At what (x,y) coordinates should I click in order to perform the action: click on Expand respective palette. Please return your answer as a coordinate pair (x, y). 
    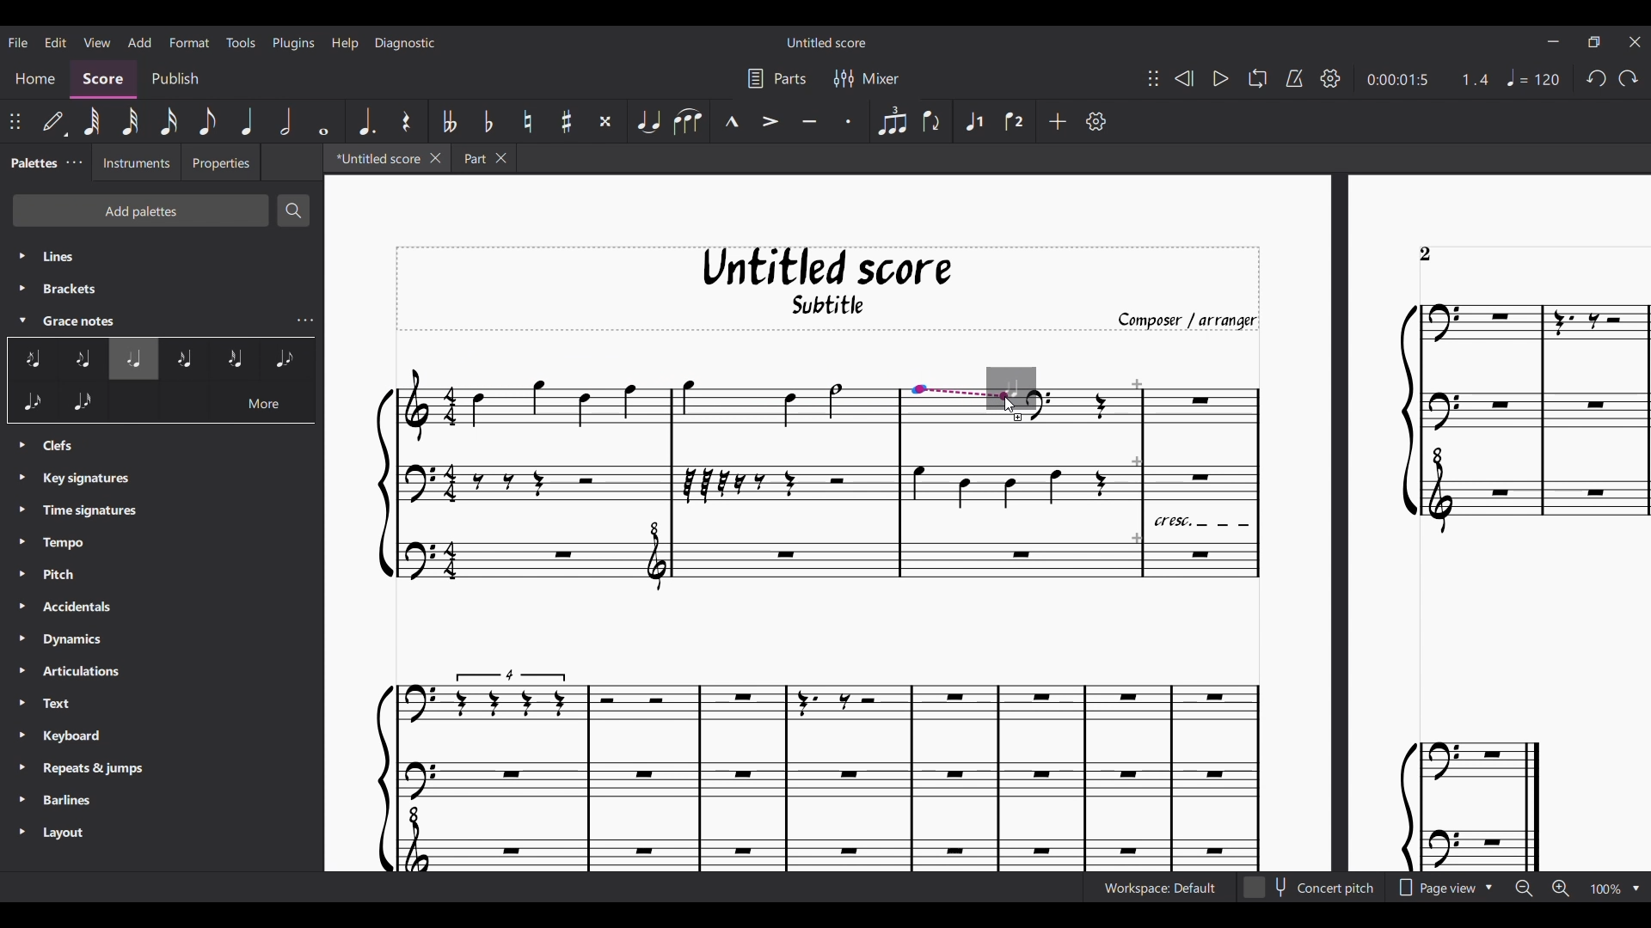
    Looking at the image, I should click on (21, 641).